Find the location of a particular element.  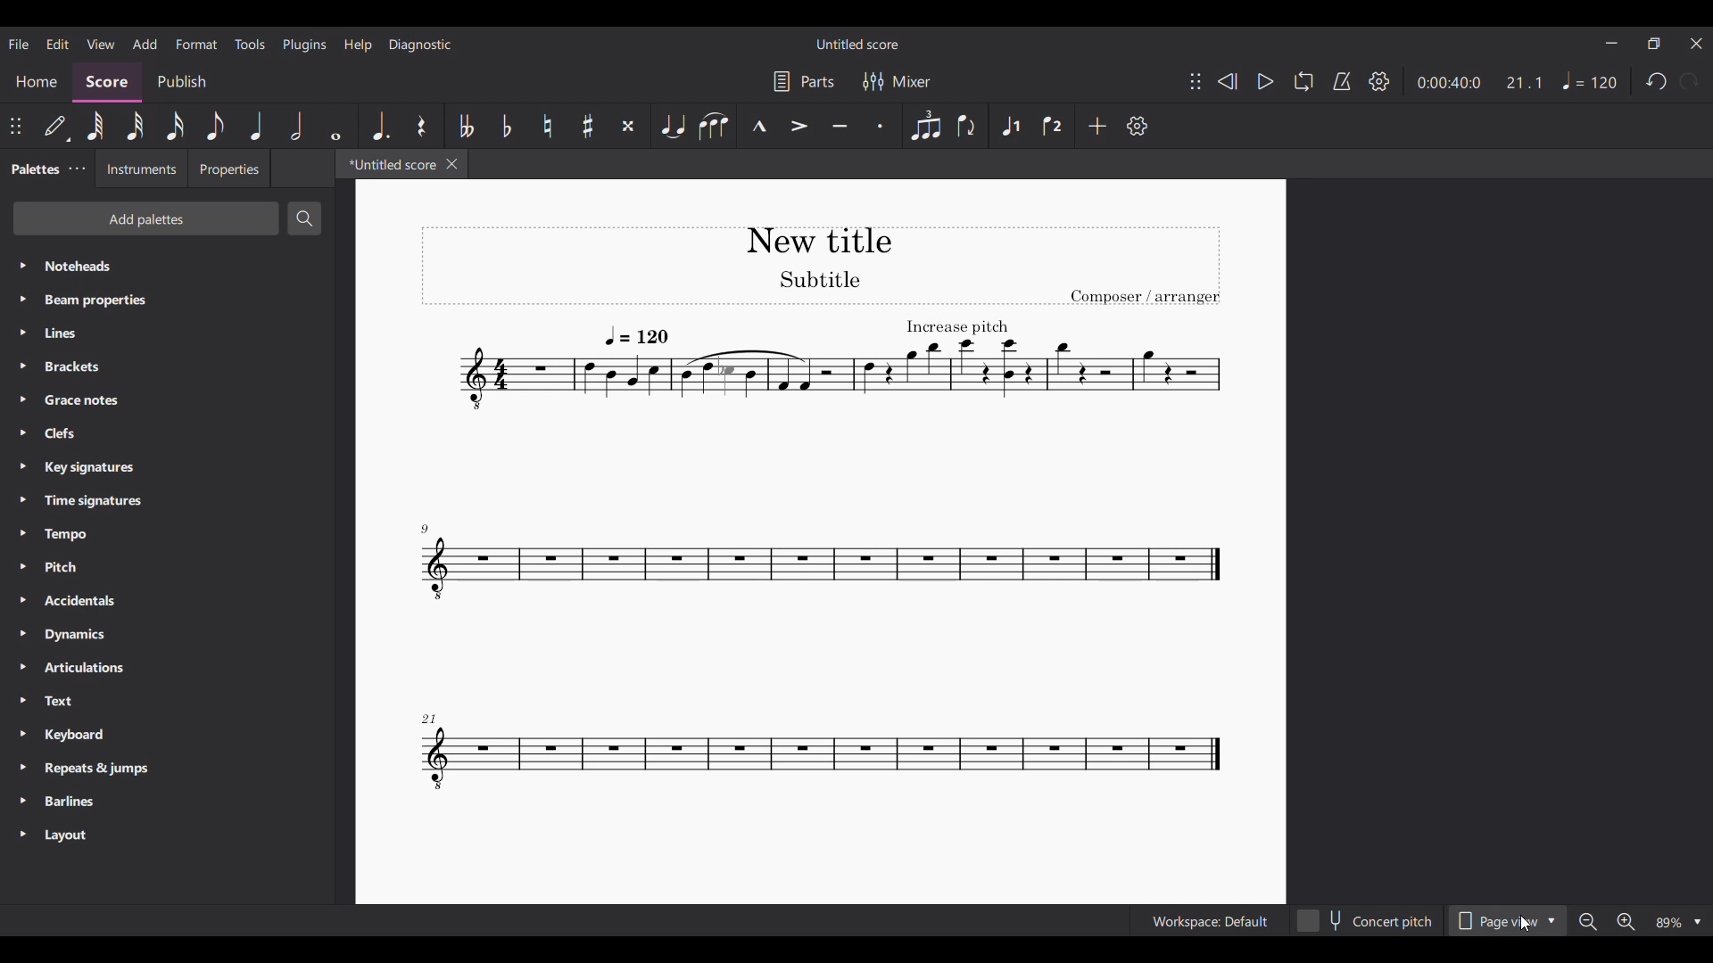

Instruments is located at coordinates (139, 169).